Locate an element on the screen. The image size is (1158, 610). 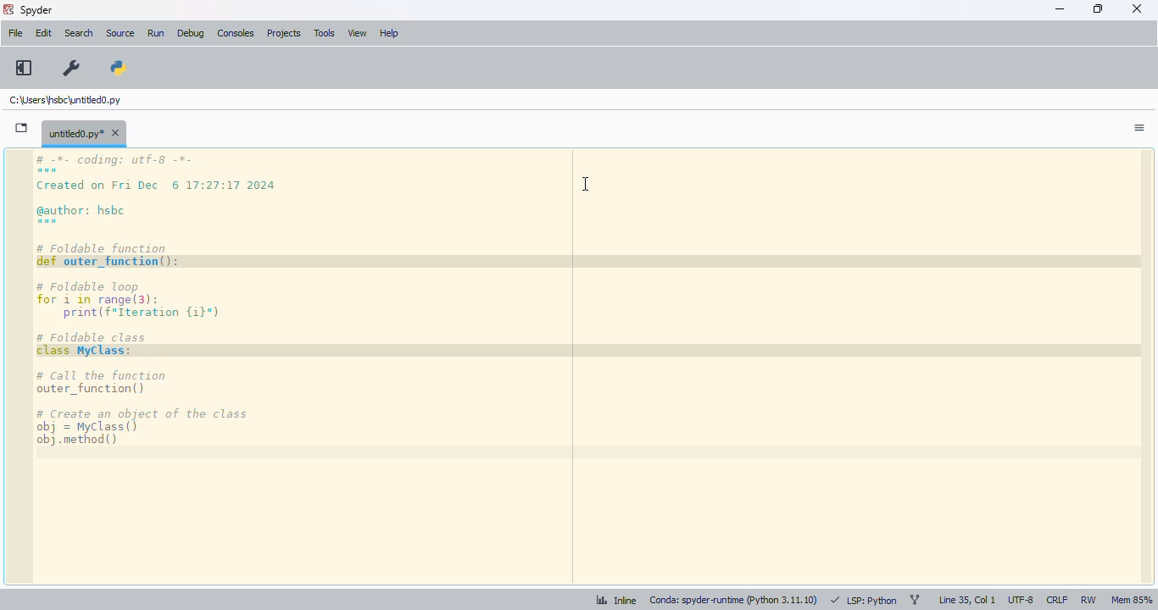
view is located at coordinates (358, 33).